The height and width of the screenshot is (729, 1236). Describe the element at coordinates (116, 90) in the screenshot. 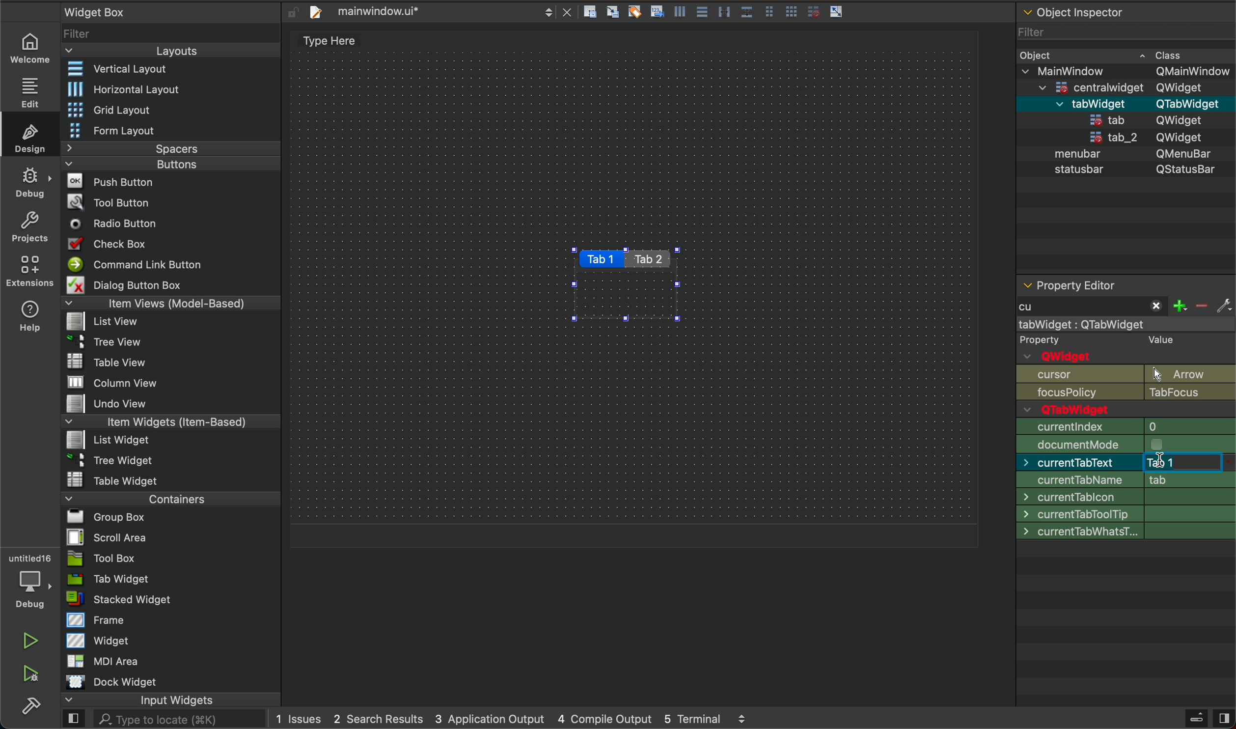

I see `Horizontal Layout` at that location.